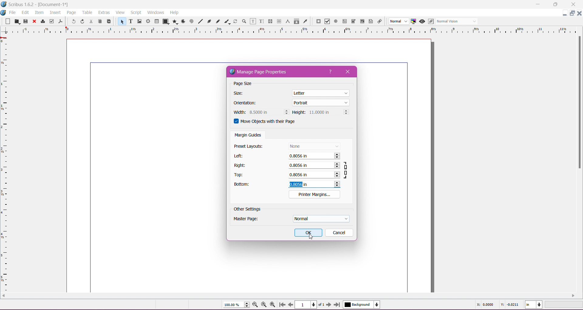 Image resolution: width=583 pixels, height=310 pixels. I want to click on Current Zoom Level, so click(234, 305).